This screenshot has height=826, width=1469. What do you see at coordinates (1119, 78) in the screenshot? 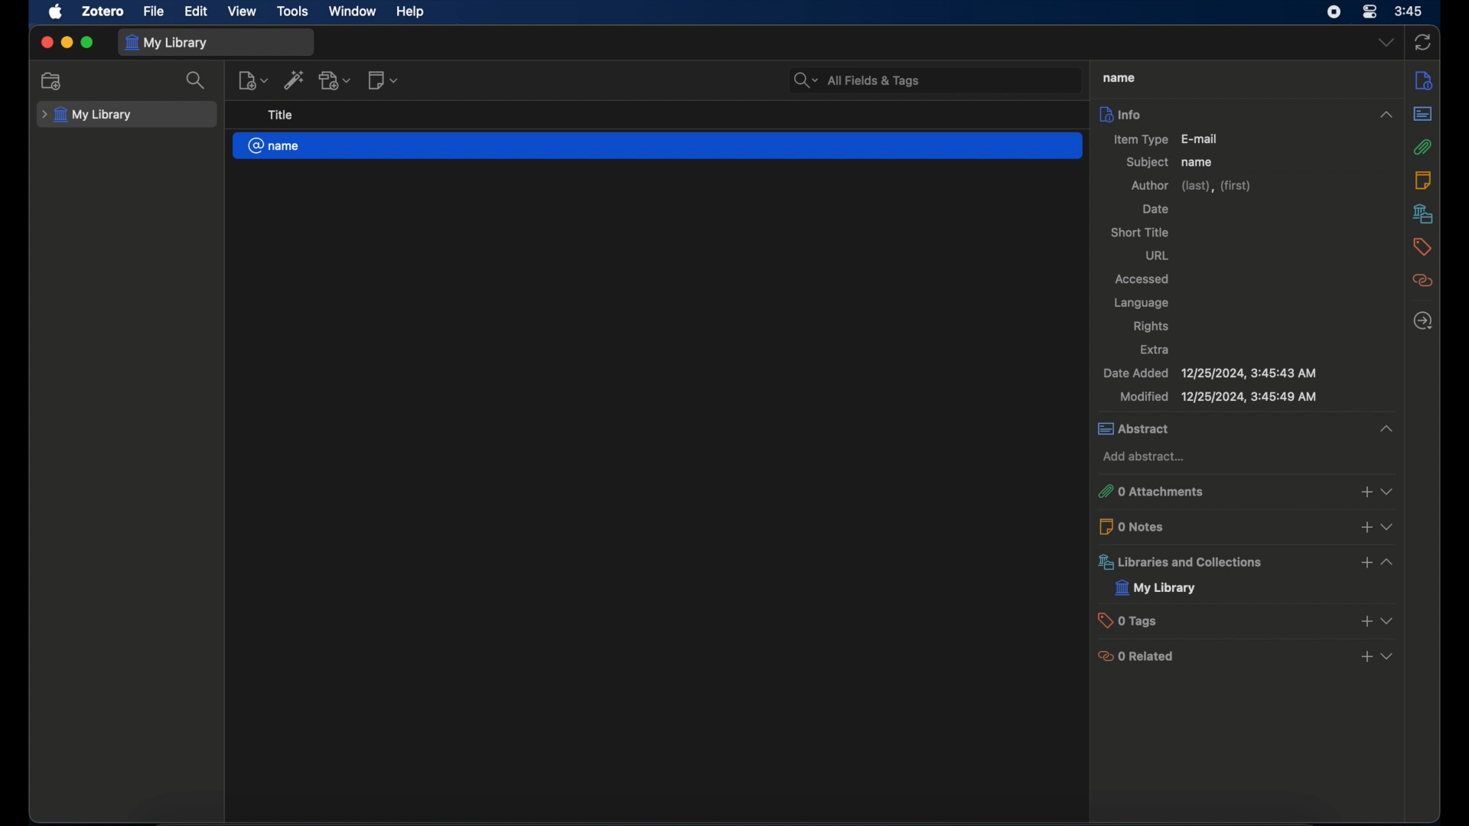
I see `name` at bounding box center [1119, 78].